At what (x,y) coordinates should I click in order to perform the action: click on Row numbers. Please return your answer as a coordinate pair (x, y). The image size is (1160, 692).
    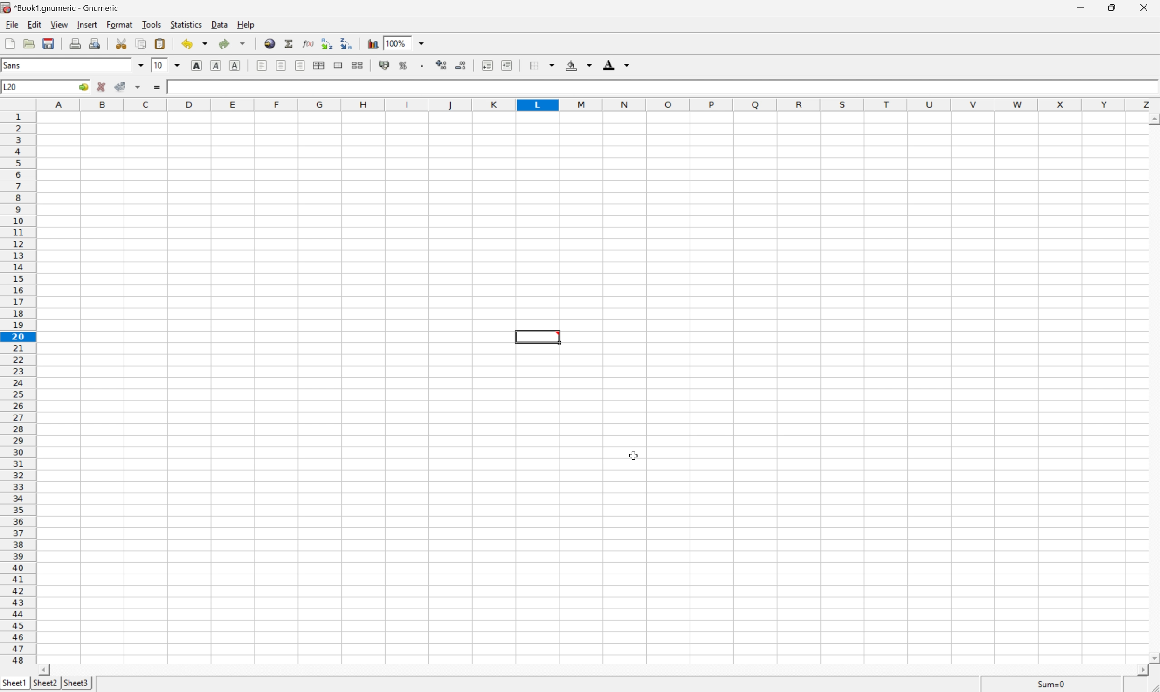
    Looking at the image, I should click on (17, 388).